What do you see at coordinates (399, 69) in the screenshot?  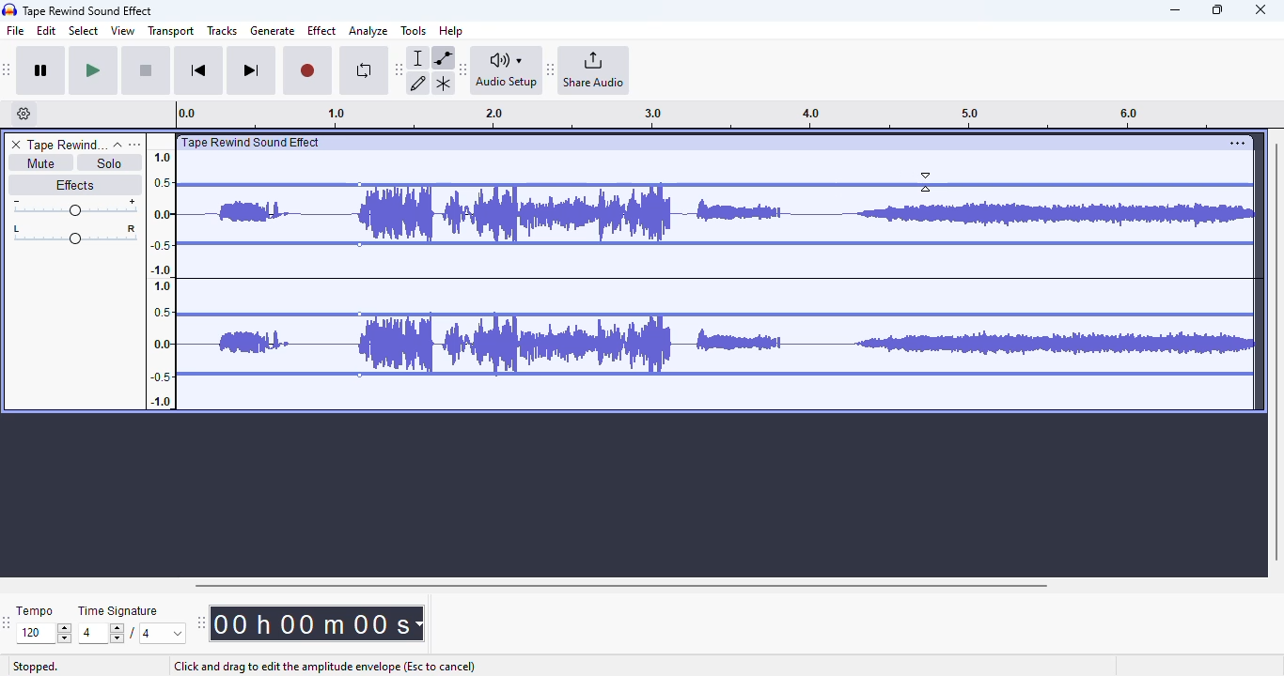 I see `Move audacity tools toolbar` at bounding box center [399, 69].